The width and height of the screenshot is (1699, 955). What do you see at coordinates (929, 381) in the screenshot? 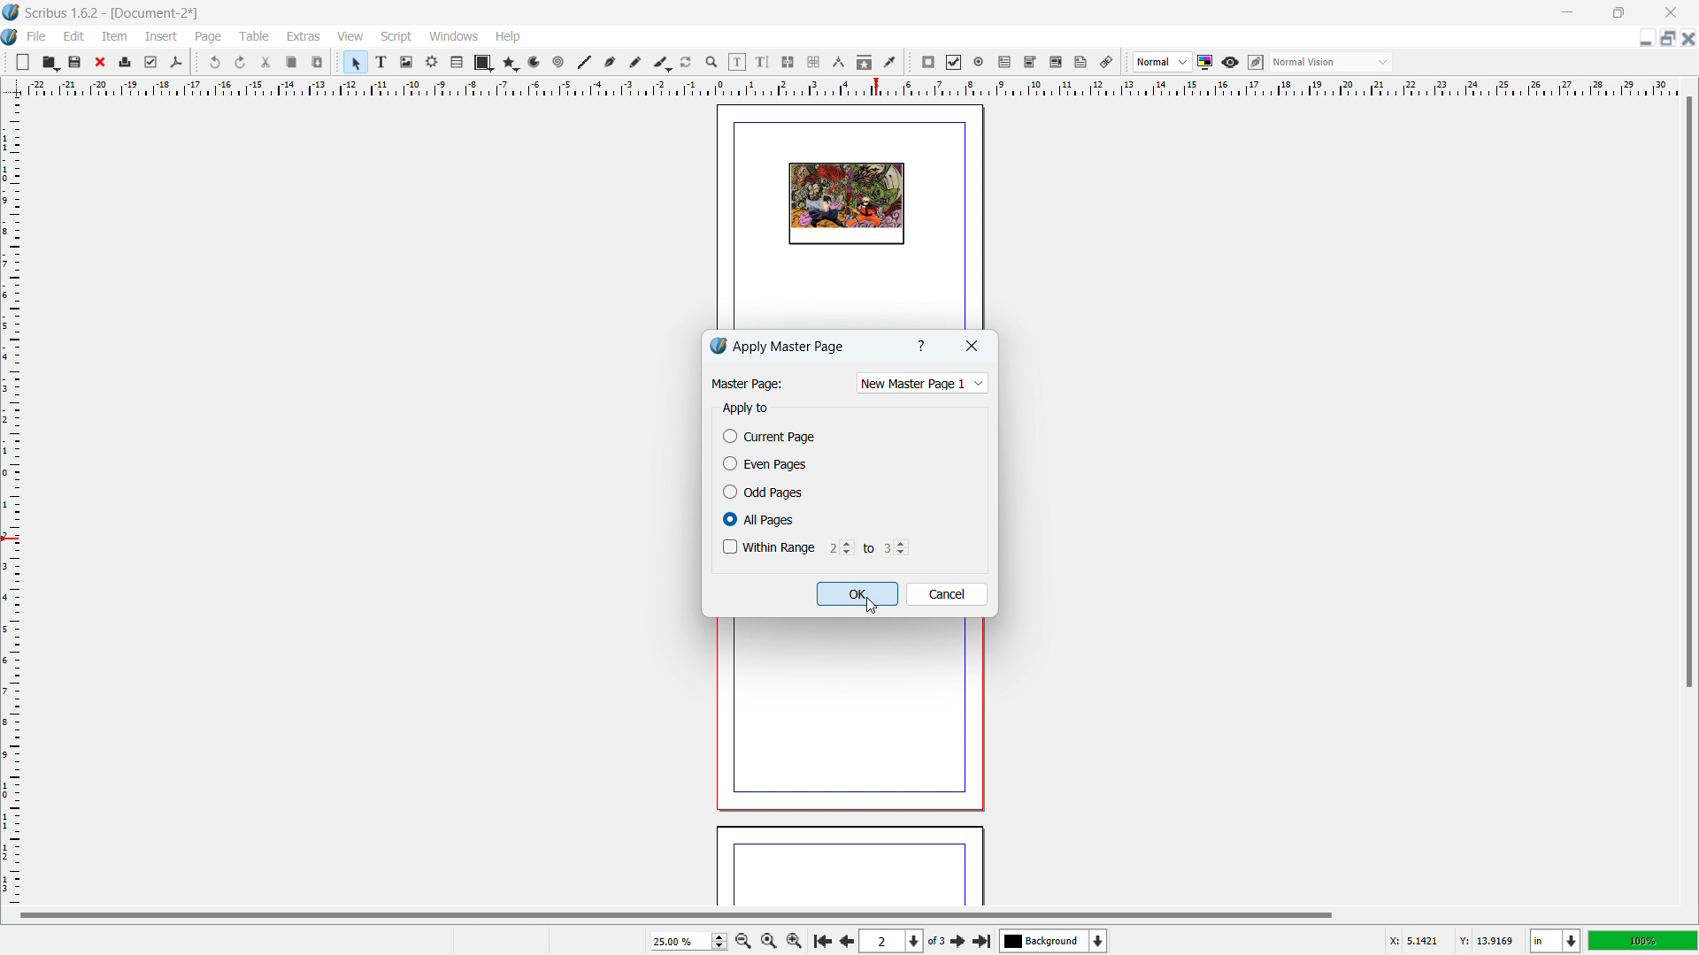
I see `new master page selected` at bounding box center [929, 381].